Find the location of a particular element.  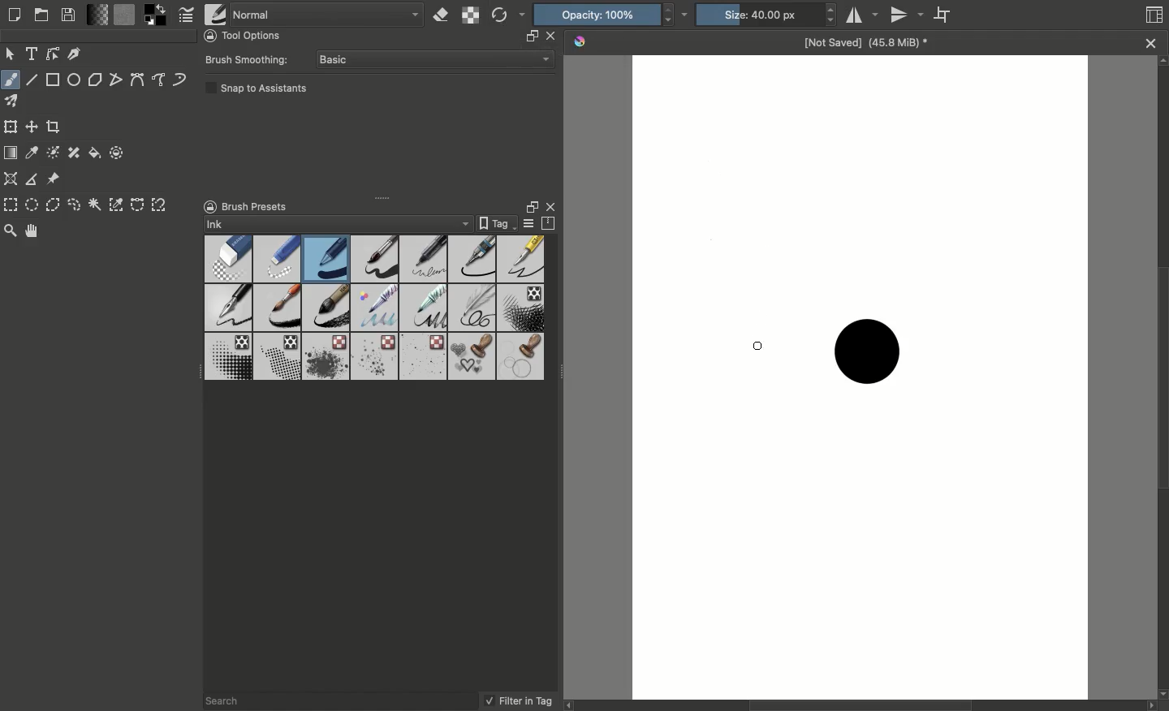

Magnetic curve selection tool is located at coordinates (161, 205).